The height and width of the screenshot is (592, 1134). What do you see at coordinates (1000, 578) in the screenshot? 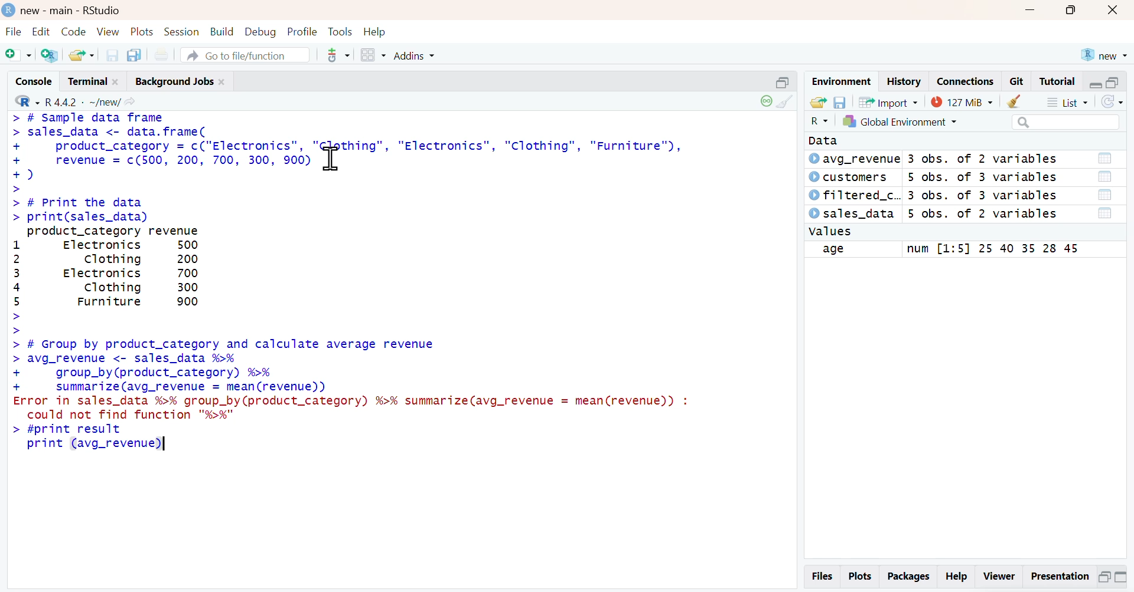
I see `Viewer` at bounding box center [1000, 578].